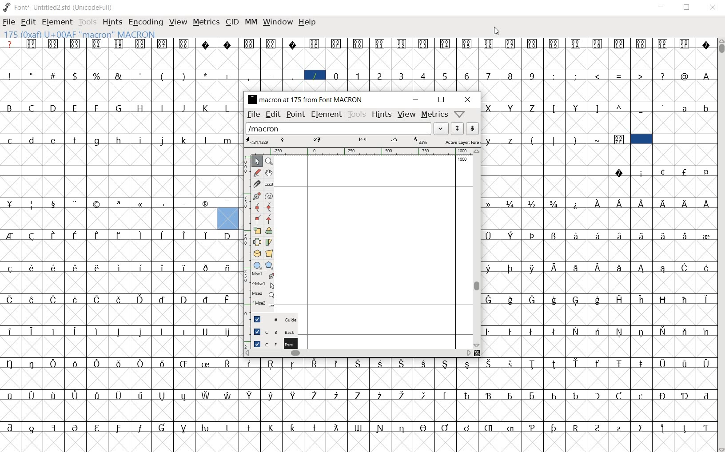 The image size is (725, 452). Describe the element at coordinates (446, 75) in the screenshot. I see `5` at that location.